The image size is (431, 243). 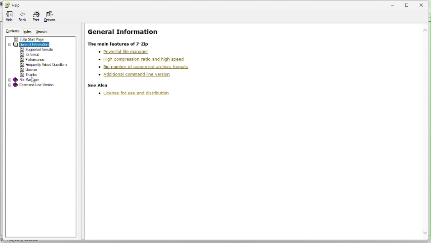 I want to click on Additional command line version, so click(x=135, y=74).